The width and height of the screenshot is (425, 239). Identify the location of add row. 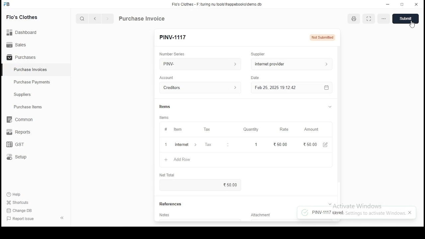
(183, 145).